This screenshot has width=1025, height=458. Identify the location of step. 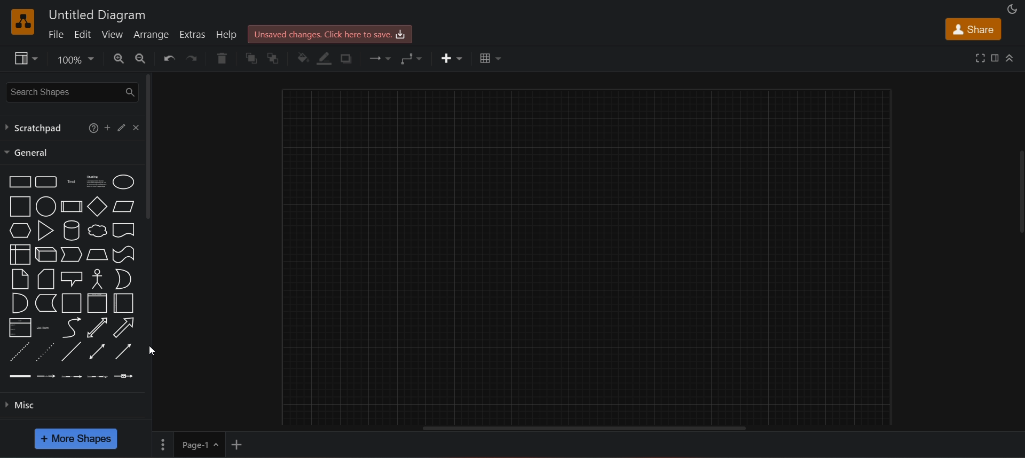
(71, 254).